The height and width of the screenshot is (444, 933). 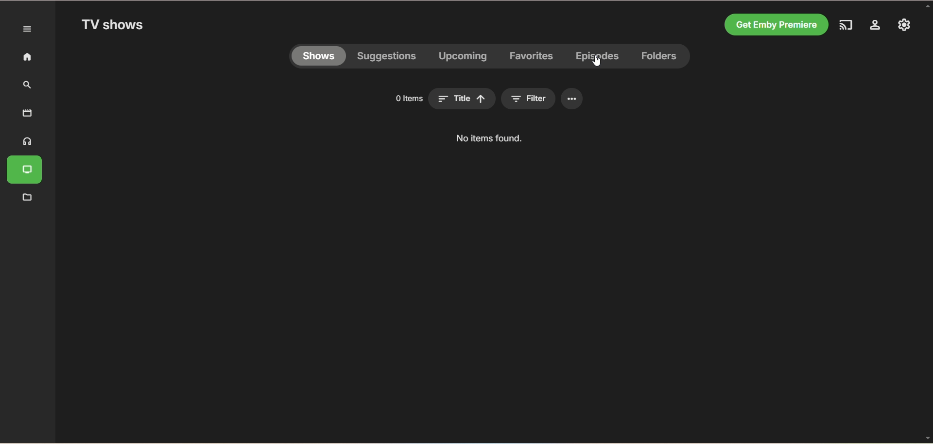 I want to click on expand, so click(x=28, y=29).